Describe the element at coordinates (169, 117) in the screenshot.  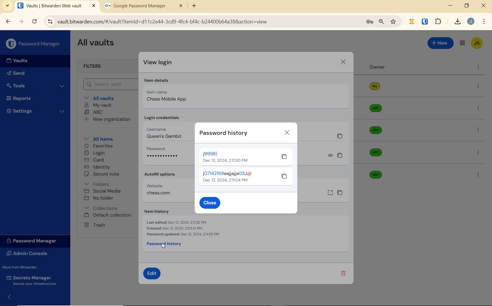
I see `Login credentials` at that location.